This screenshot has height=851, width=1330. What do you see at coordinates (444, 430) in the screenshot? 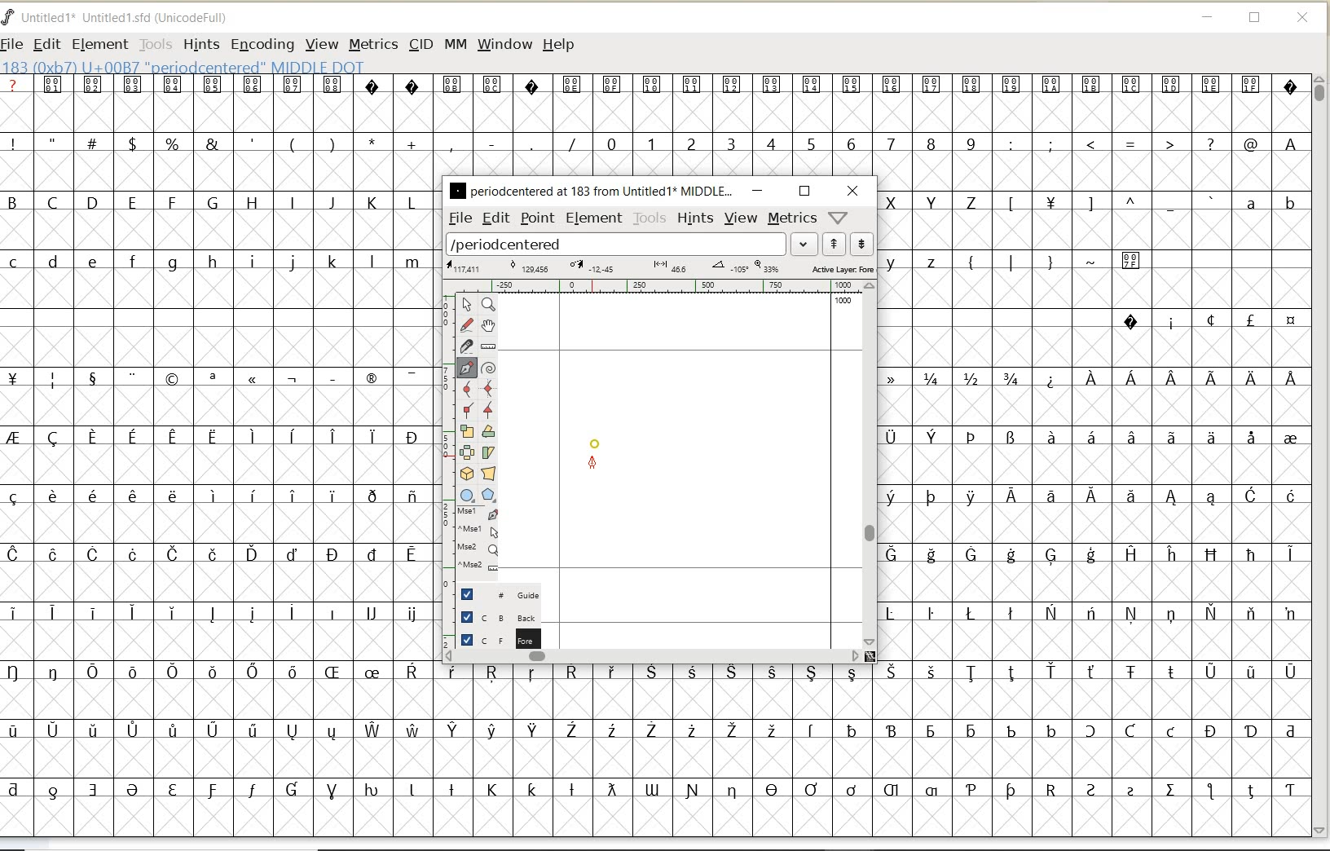
I see `scale` at bounding box center [444, 430].